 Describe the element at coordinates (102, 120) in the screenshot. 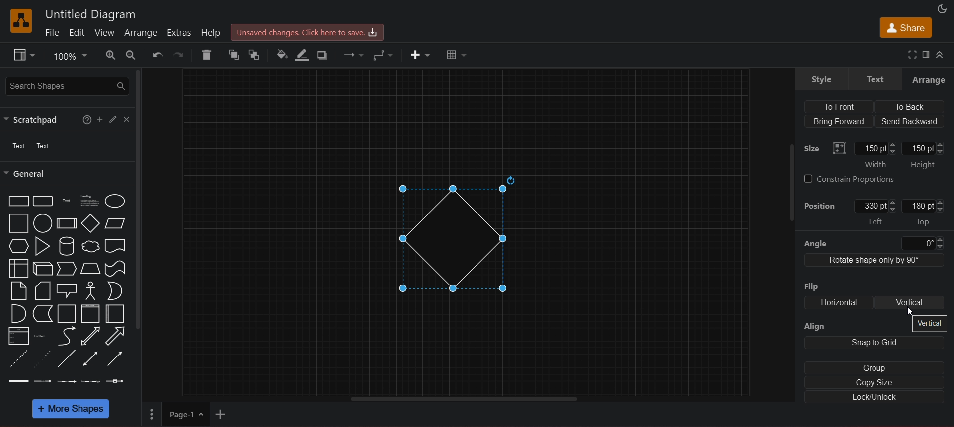

I see `add` at that location.